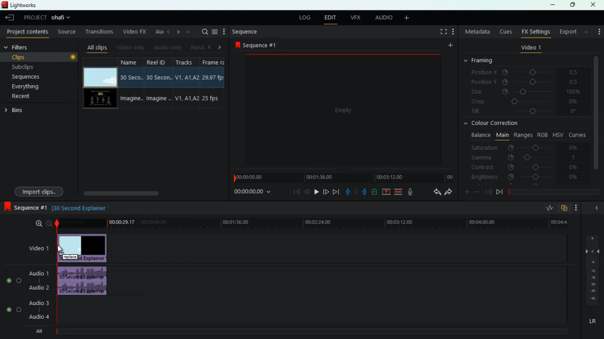 The height and width of the screenshot is (339, 604). Describe the element at coordinates (215, 32) in the screenshot. I see `menu` at that location.